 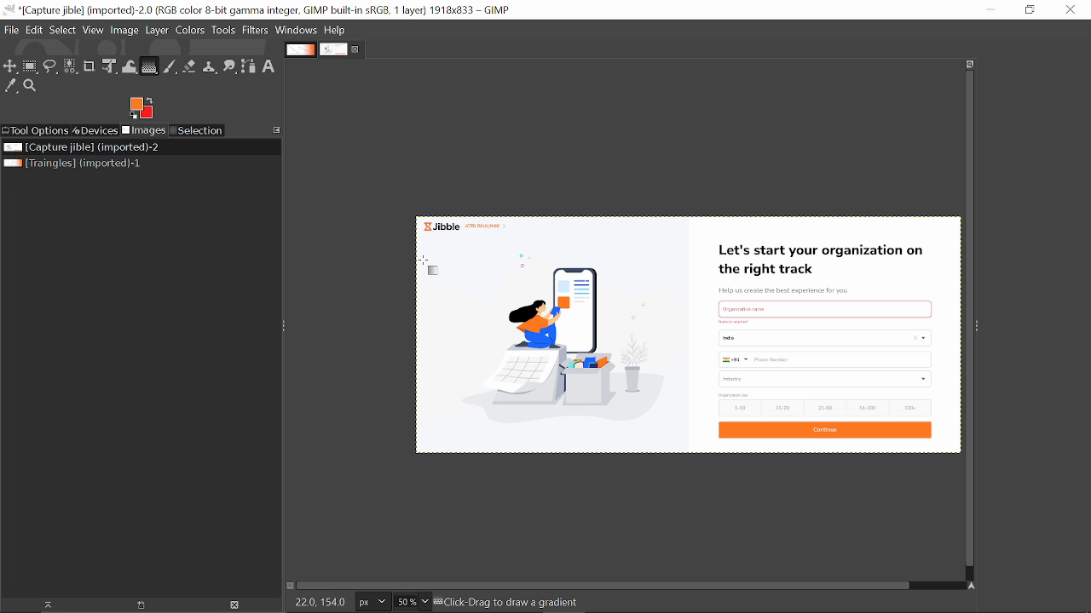 I want to click on Selection, so click(x=198, y=130).